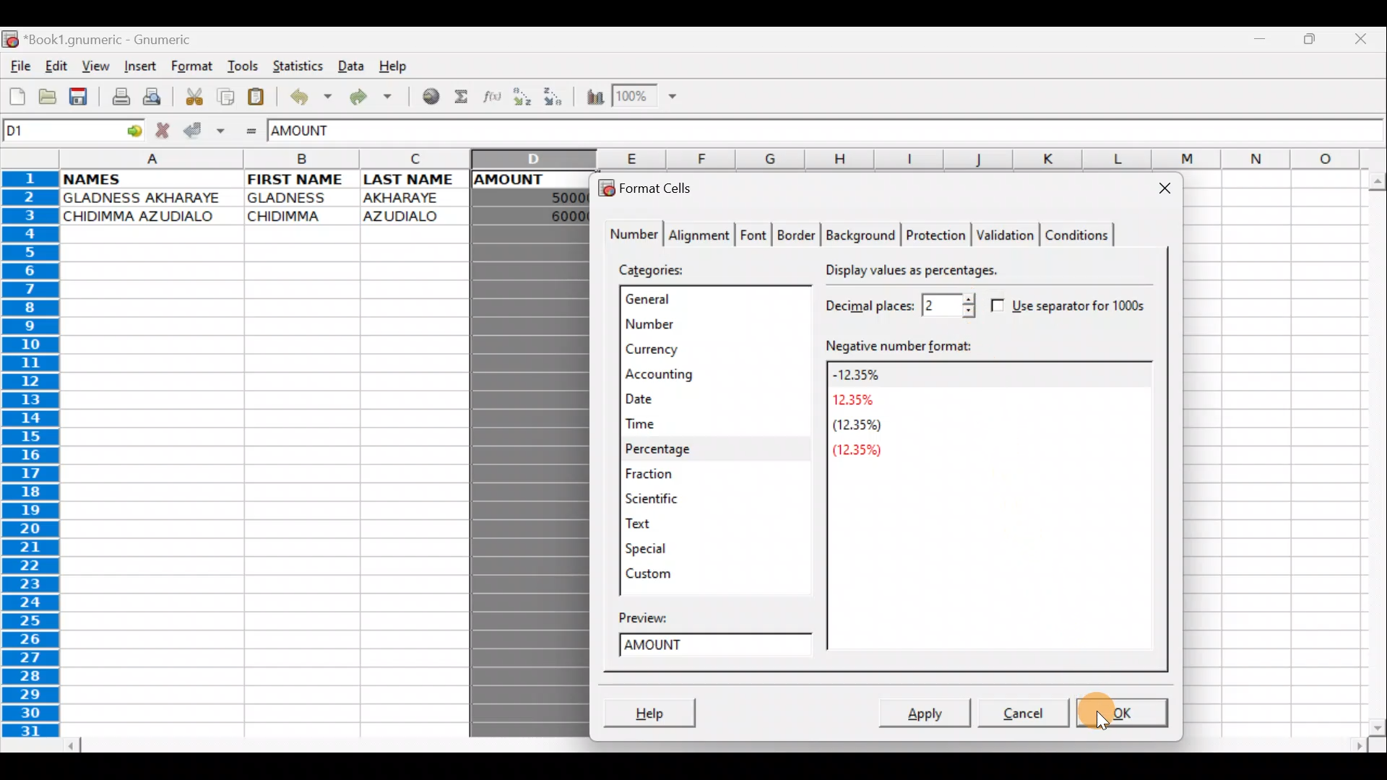  Describe the element at coordinates (44, 99) in the screenshot. I see `Open a file` at that location.